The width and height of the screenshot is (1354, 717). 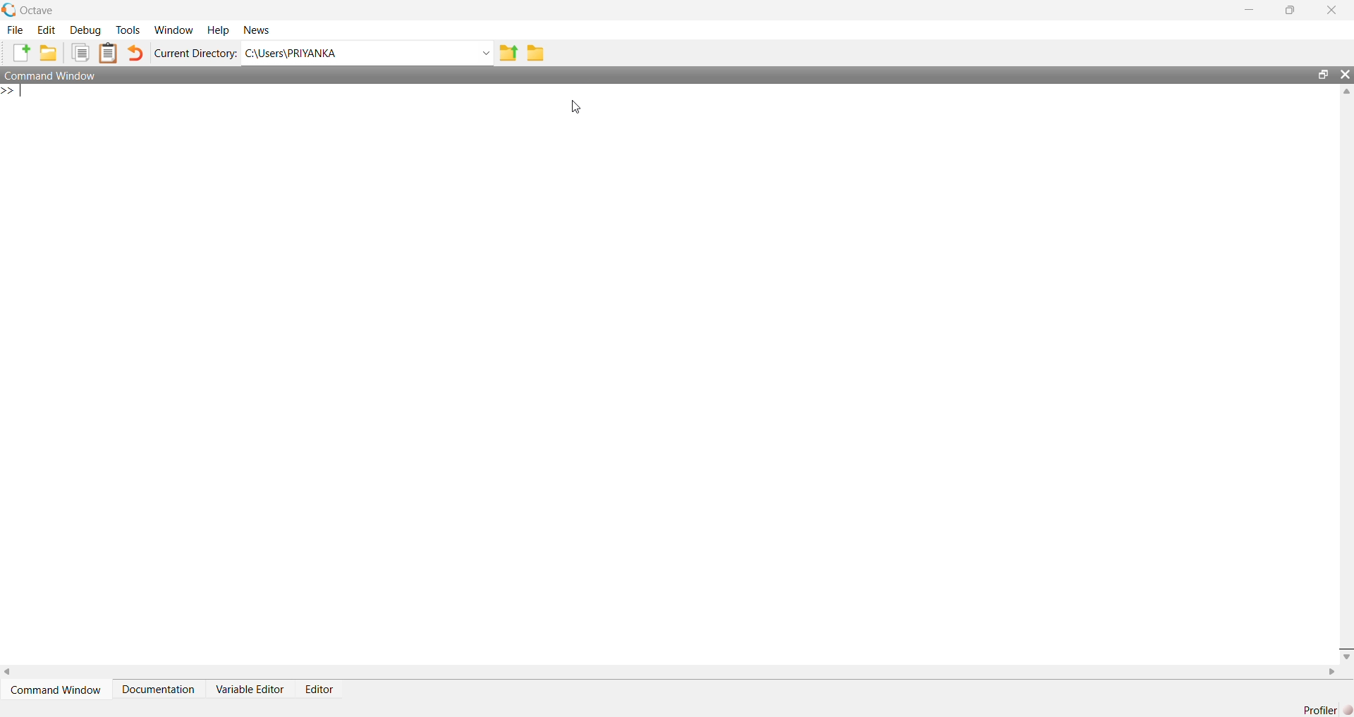 I want to click on Debug, so click(x=85, y=30).